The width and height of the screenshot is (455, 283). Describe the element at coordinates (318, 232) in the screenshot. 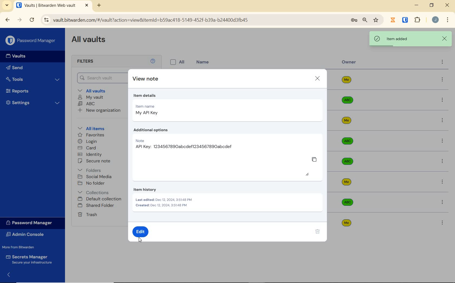

I see `delete` at that location.